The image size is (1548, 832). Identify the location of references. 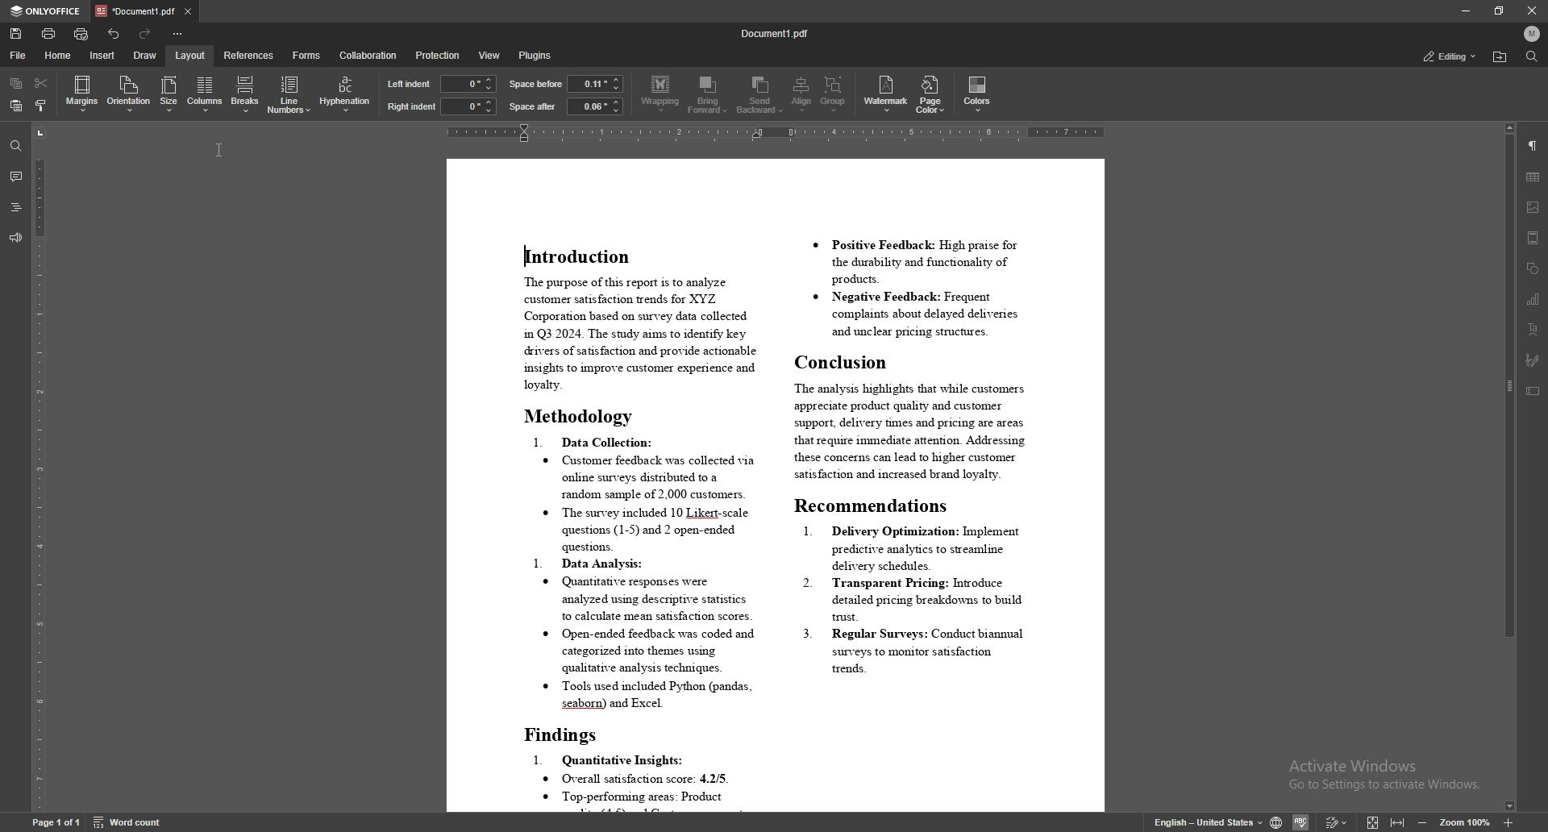
(248, 54).